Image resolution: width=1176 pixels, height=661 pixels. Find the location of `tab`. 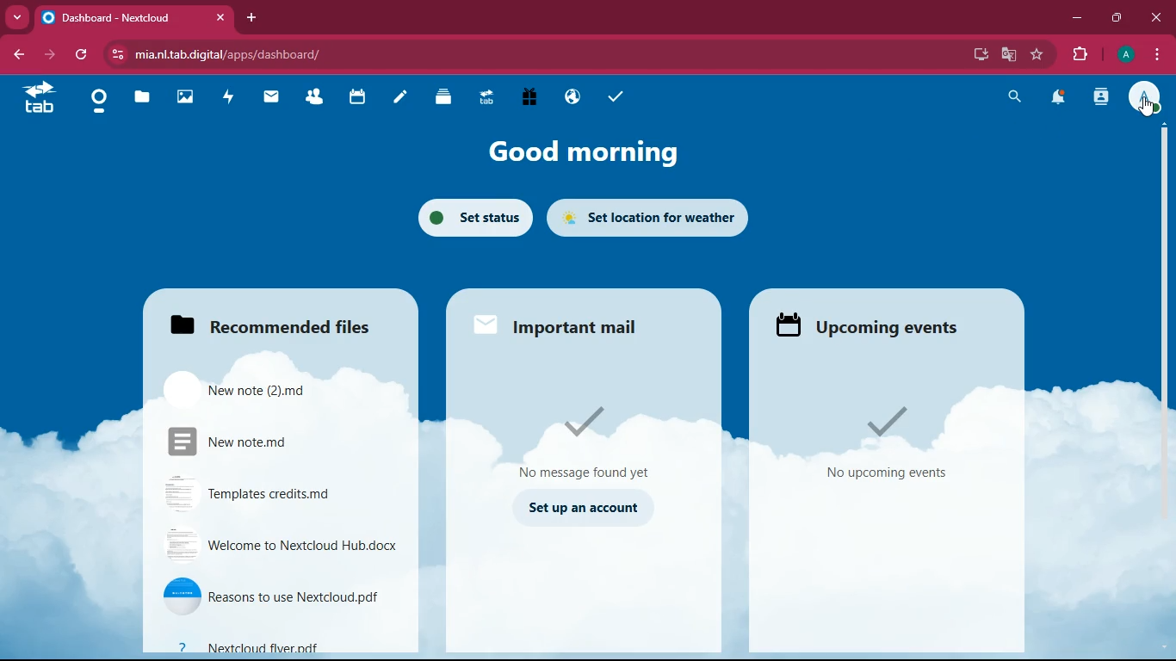

tab is located at coordinates (129, 17).